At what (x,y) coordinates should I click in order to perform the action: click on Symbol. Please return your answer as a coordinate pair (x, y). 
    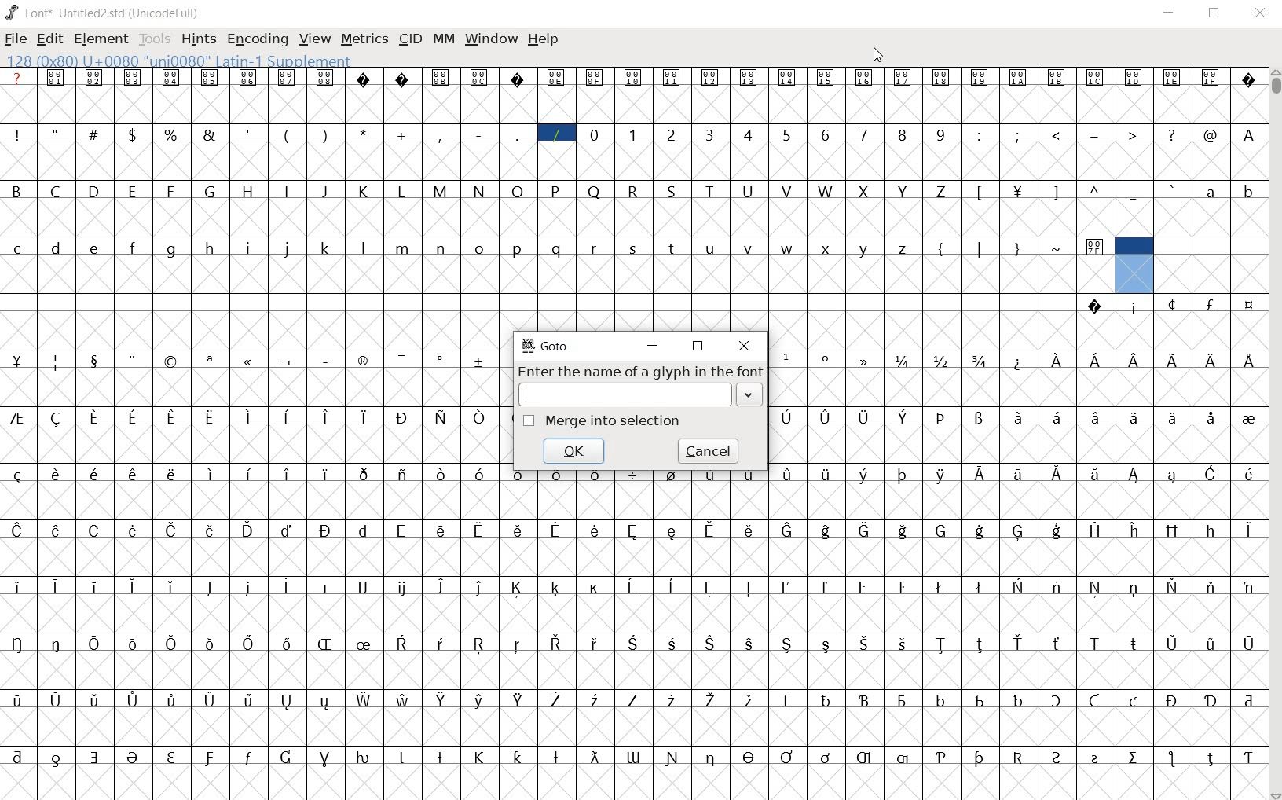
    Looking at the image, I should click on (980, 472).